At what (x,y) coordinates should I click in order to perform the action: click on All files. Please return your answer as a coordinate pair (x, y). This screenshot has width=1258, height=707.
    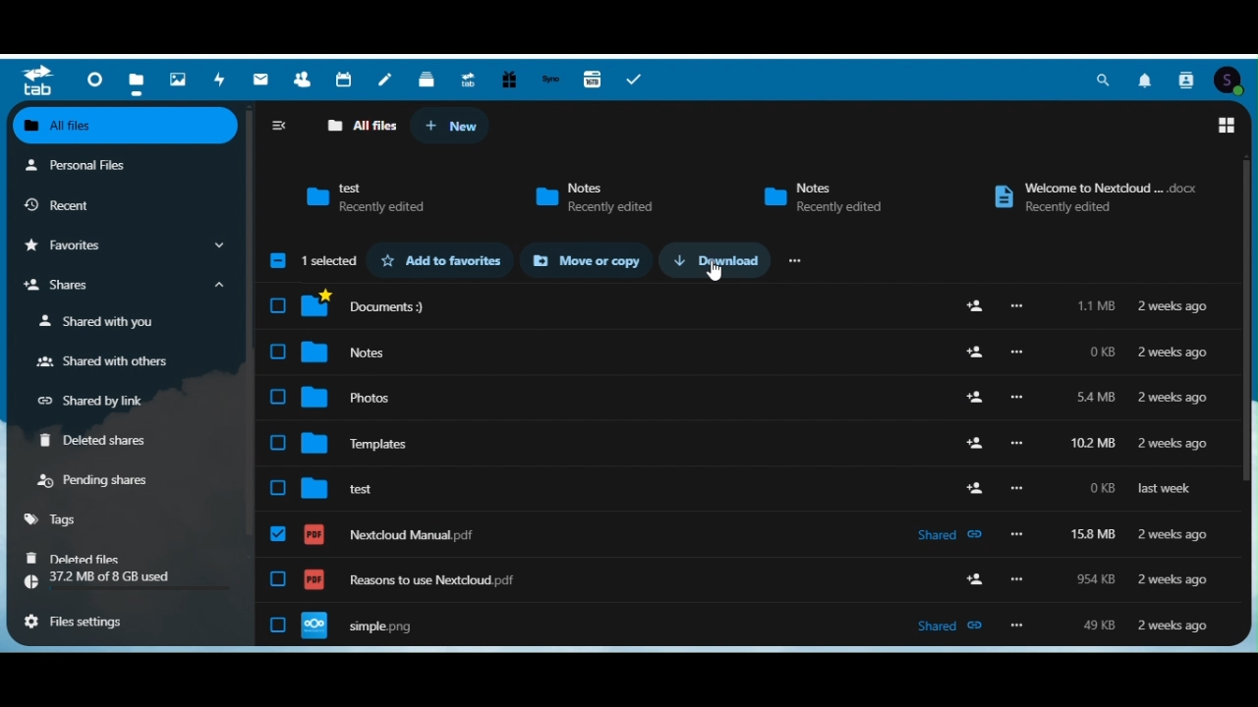
    Looking at the image, I should click on (129, 126).